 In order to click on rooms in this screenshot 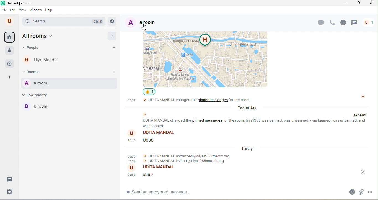, I will do `click(33, 72)`.